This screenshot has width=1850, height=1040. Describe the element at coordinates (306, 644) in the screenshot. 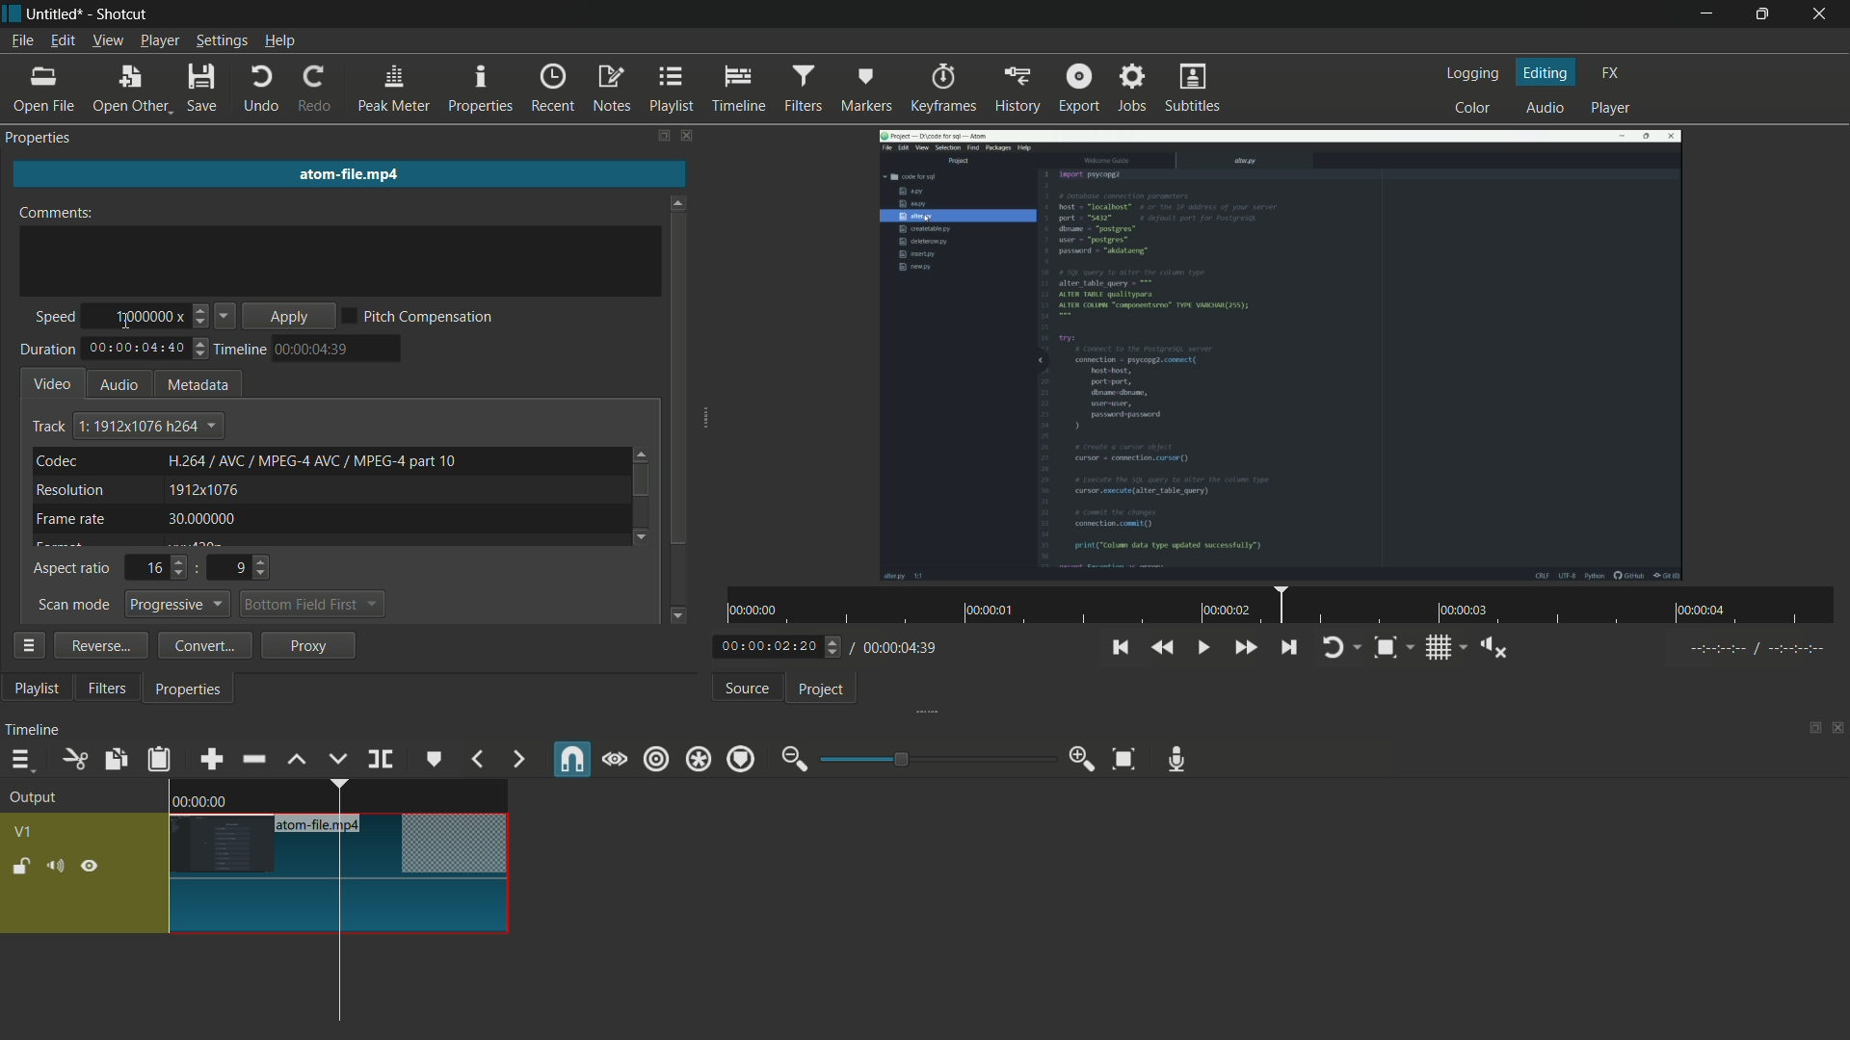

I see `proxy` at that location.